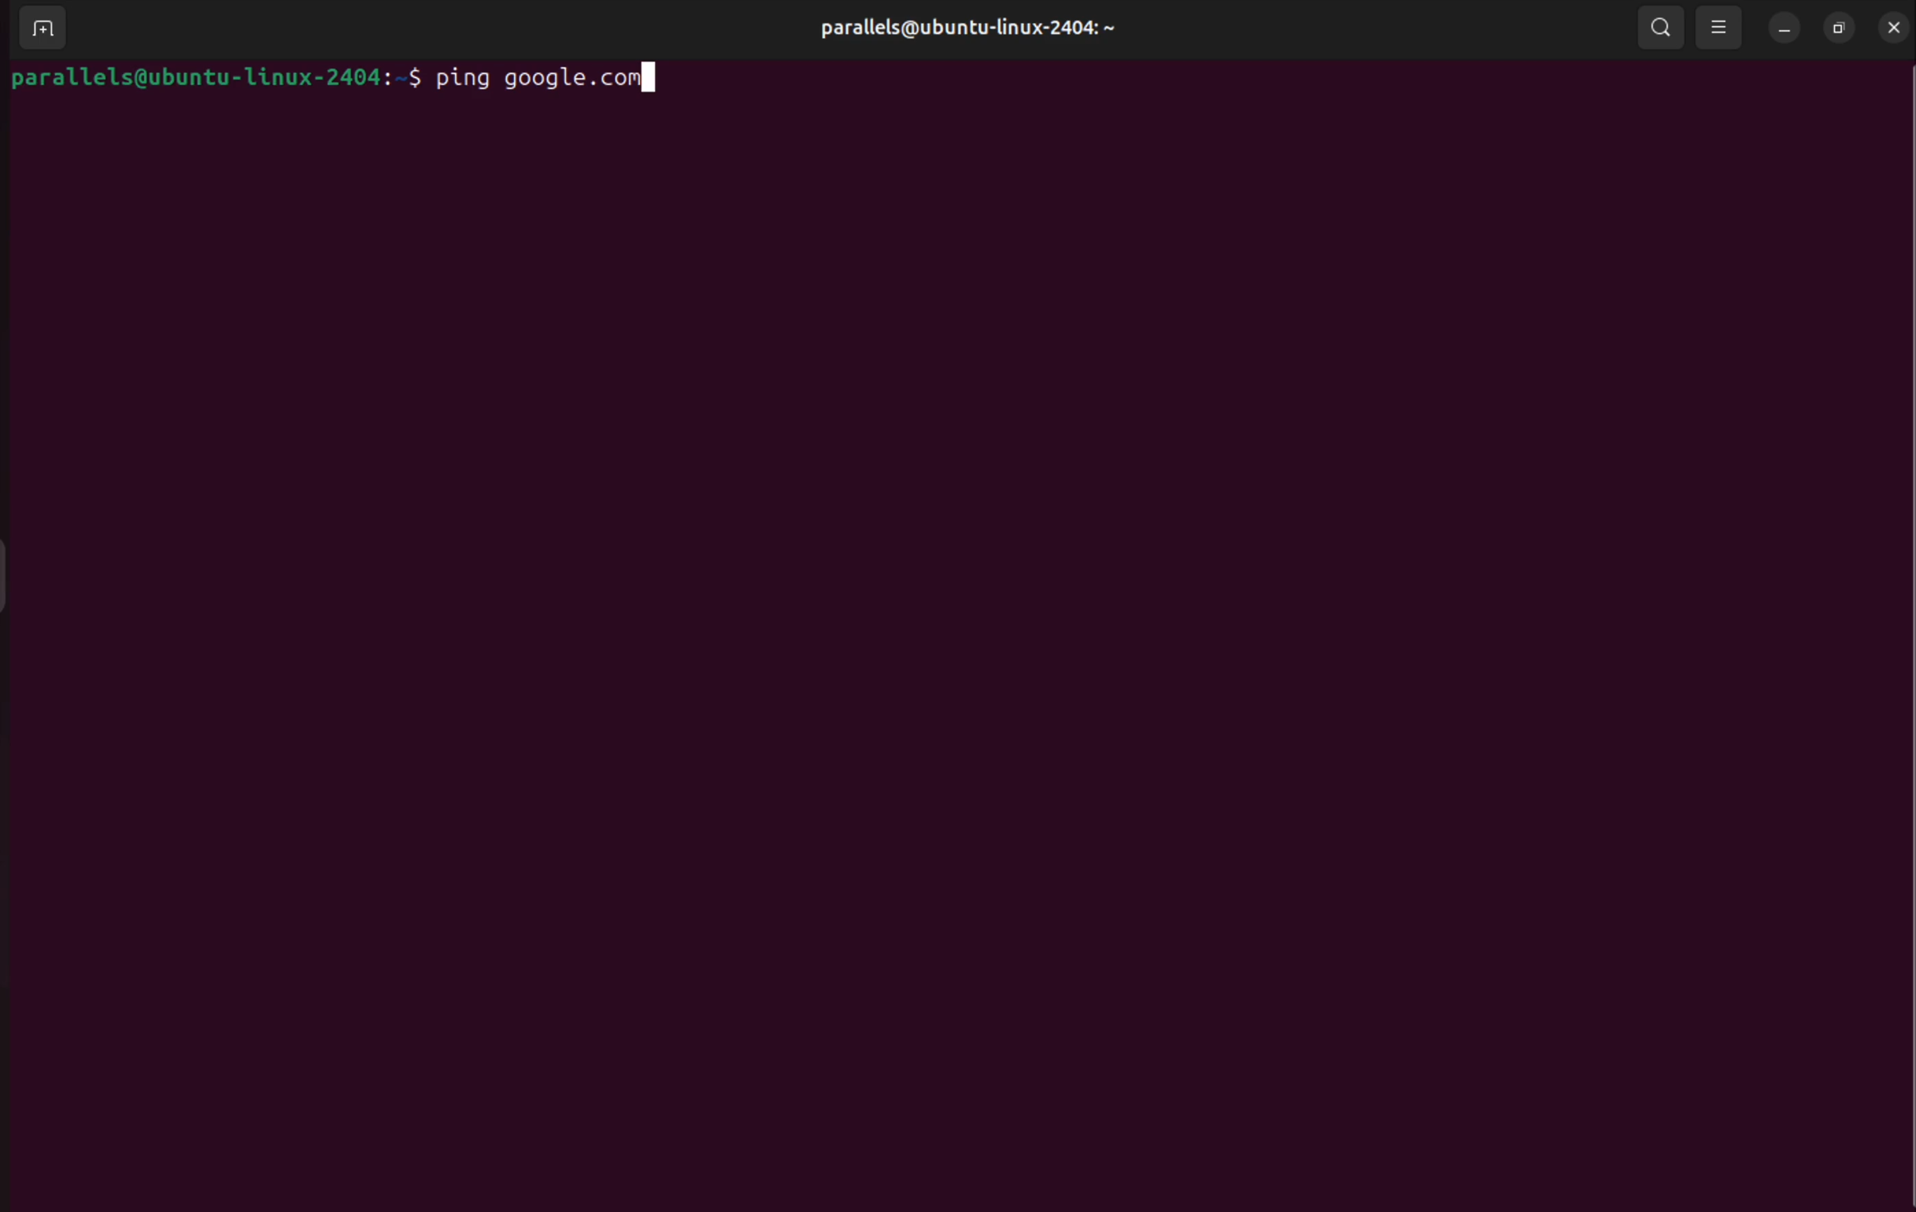 Image resolution: width=1916 pixels, height=1212 pixels. What do you see at coordinates (964, 26) in the screenshot?
I see `user profile` at bounding box center [964, 26].